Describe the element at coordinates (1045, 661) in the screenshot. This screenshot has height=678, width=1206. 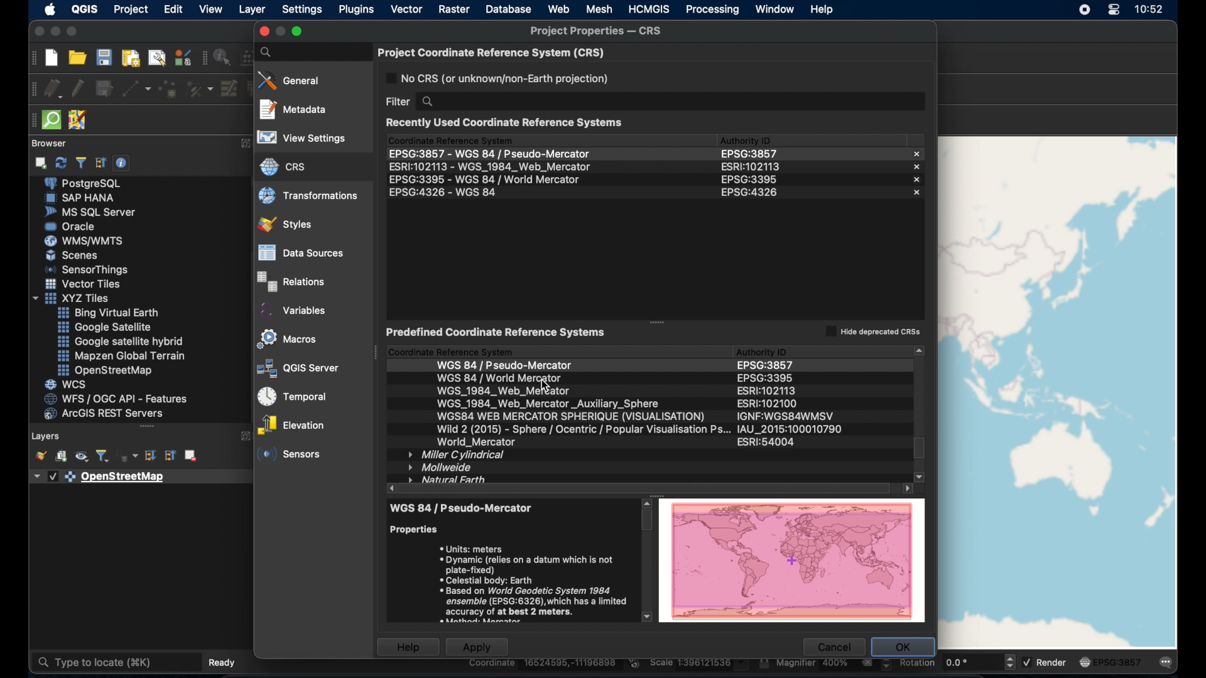
I see `render` at that location.